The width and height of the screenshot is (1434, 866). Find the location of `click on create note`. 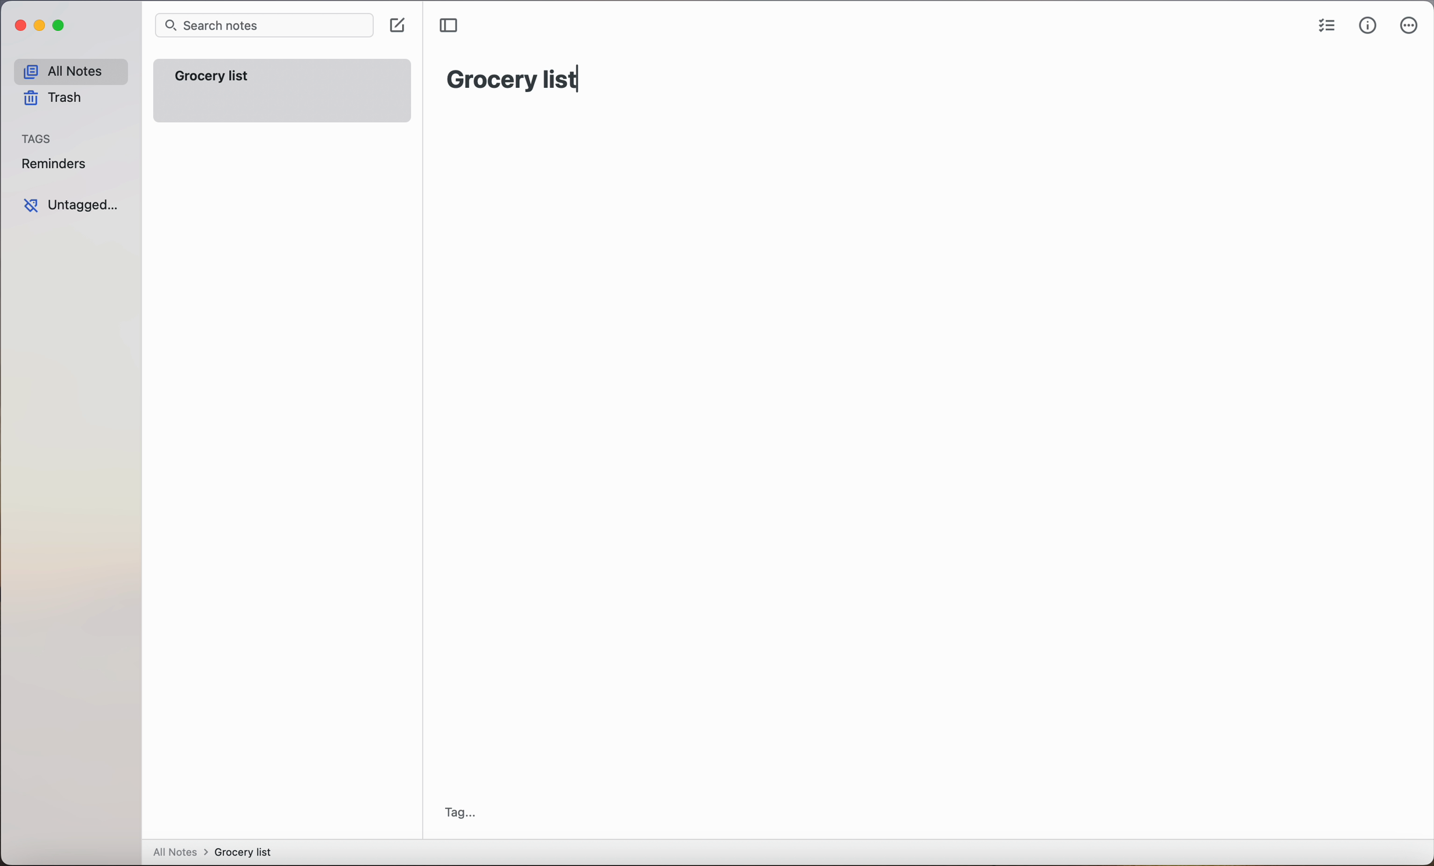

click on create note is located at coordinates (396, 26).